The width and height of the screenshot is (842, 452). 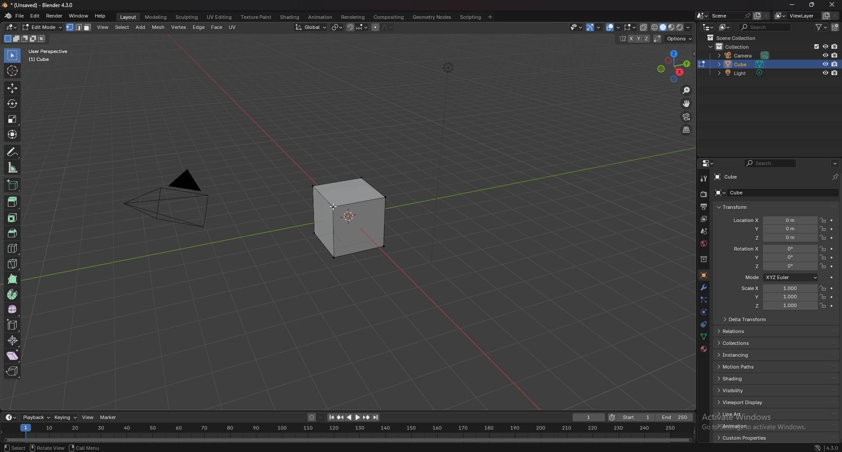 What do you see at coordinates (353, 18) in the screenshot?
I see `rendering` at bounding box center [353, 18].